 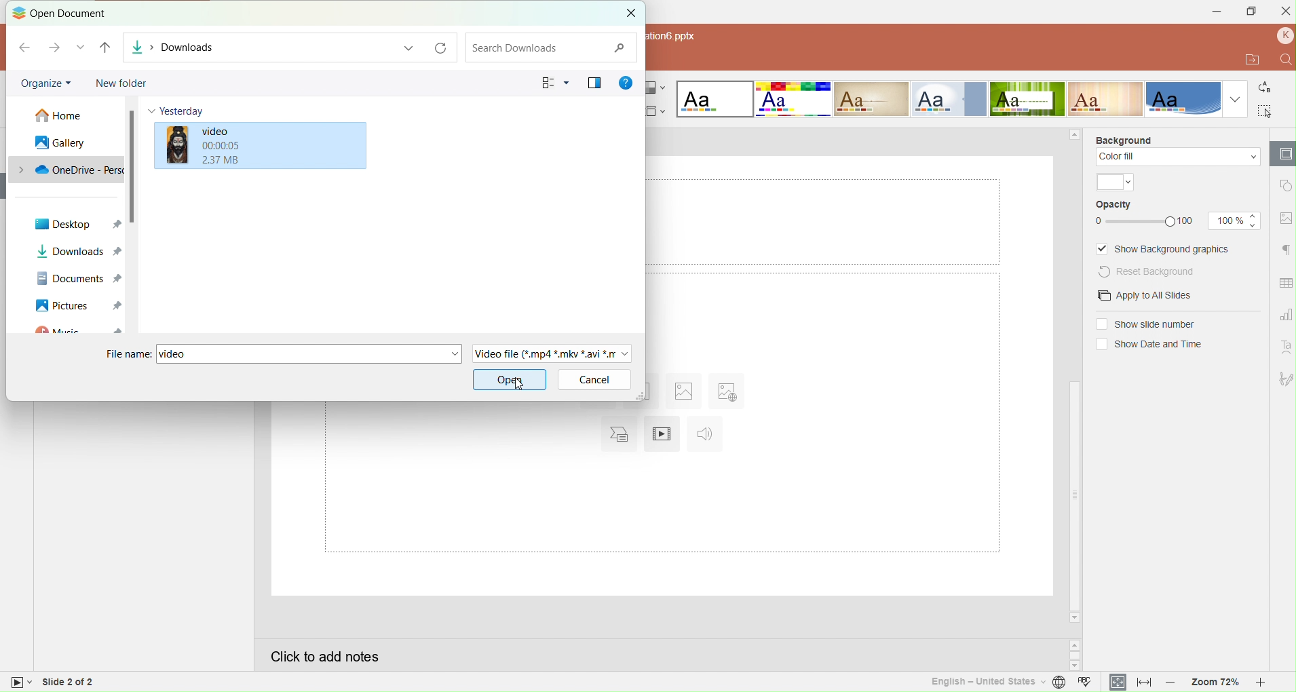 I want to click on shape setting, so click(x=1284, y=182).